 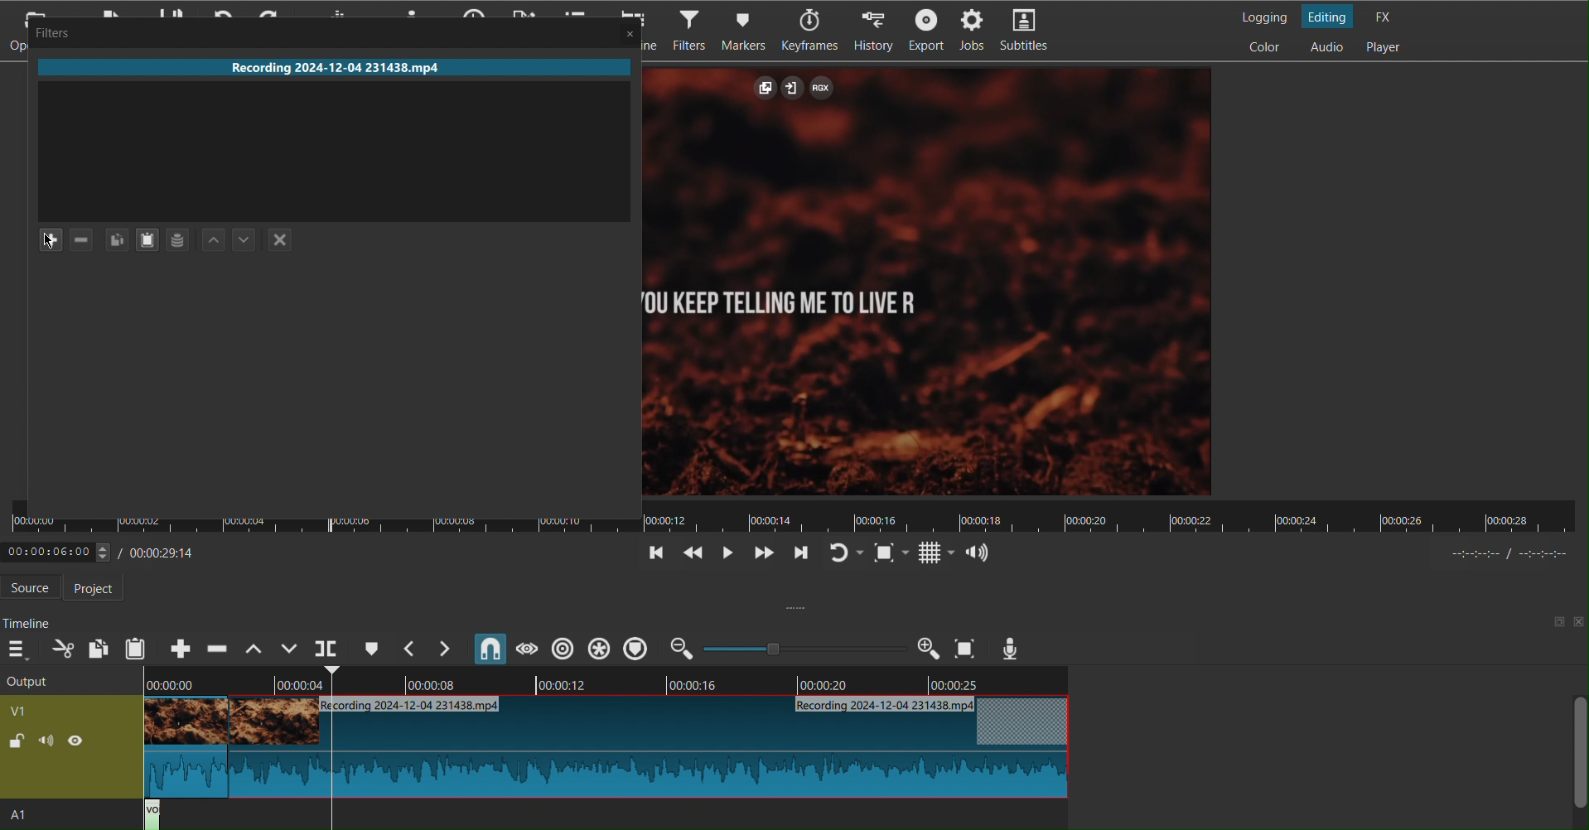 I want to click on Timeline, so click(x=609, y=679).